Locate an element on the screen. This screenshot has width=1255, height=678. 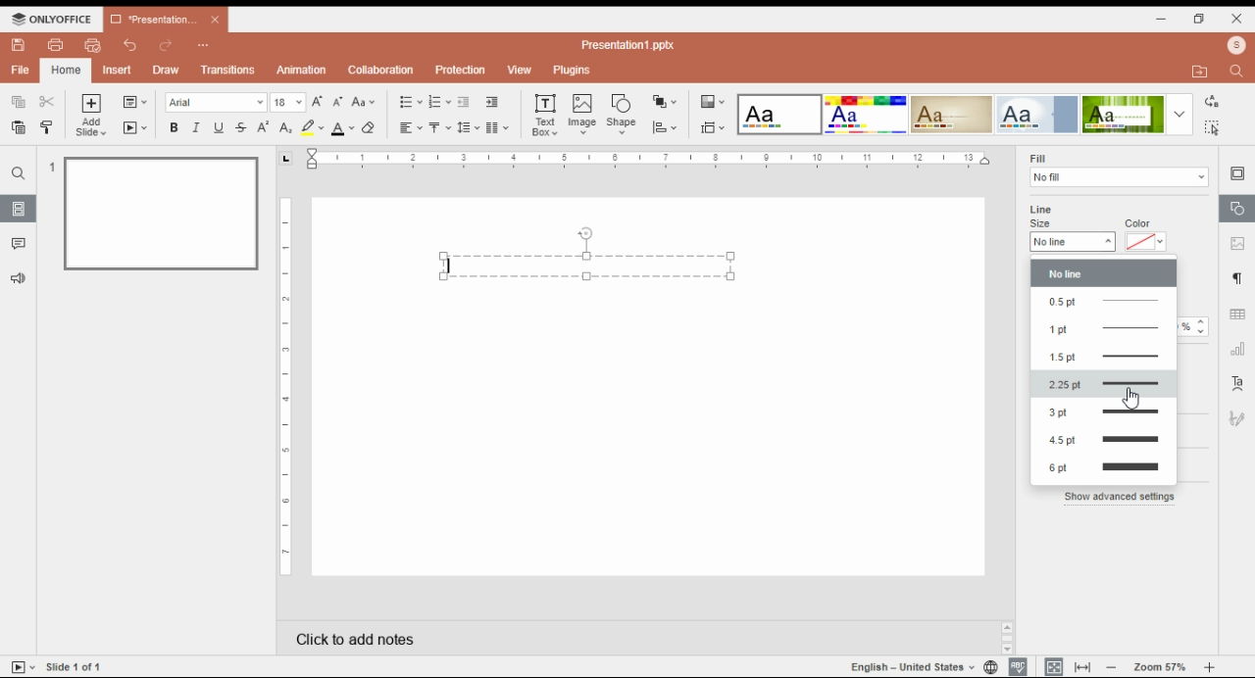
quick print is located at coordinates (93, 44).